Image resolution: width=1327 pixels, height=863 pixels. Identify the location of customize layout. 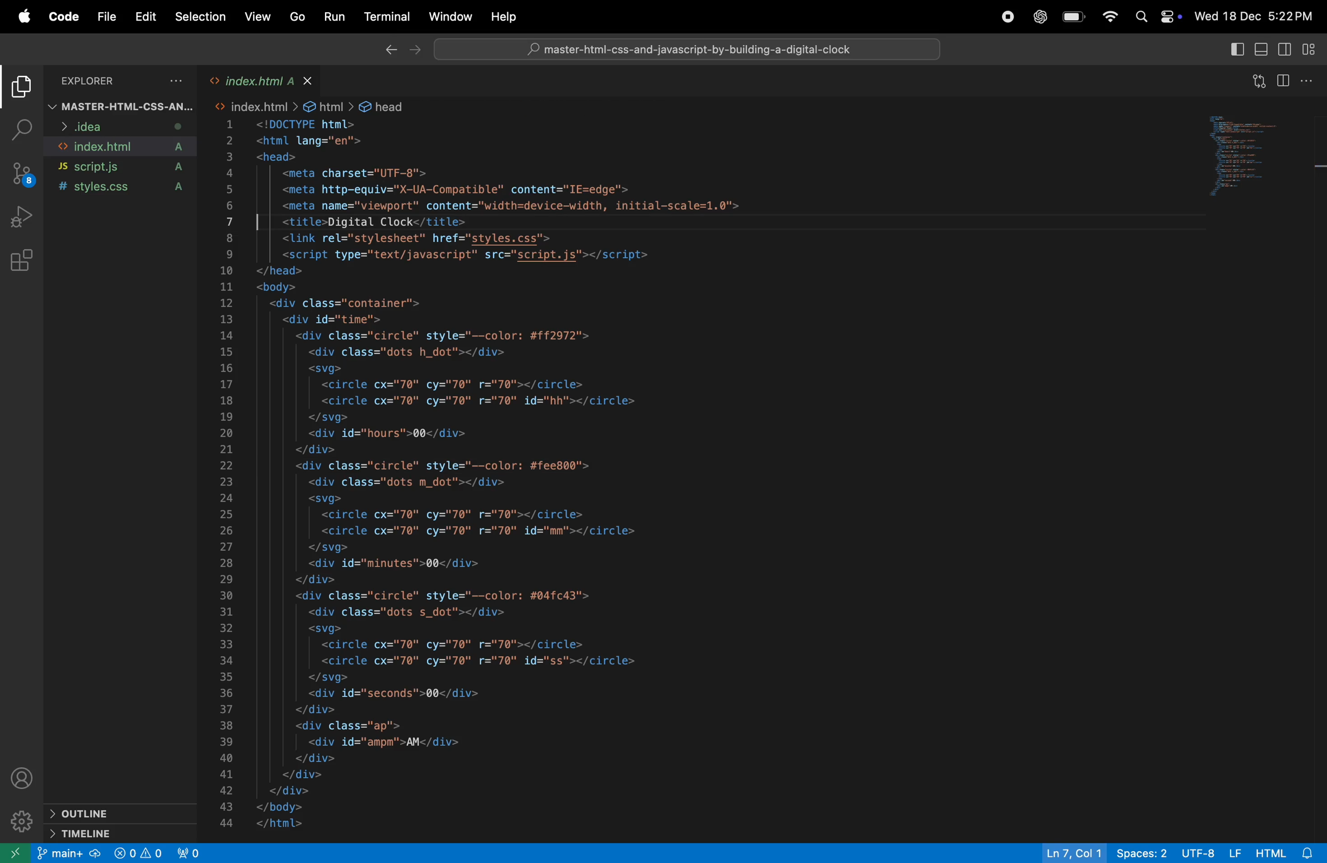
(1310, 51).